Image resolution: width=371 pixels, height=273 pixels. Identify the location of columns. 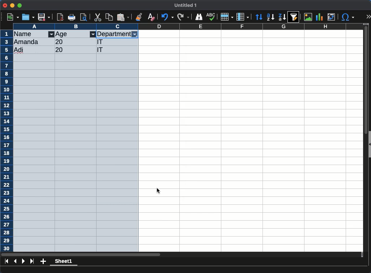
(188, 26).